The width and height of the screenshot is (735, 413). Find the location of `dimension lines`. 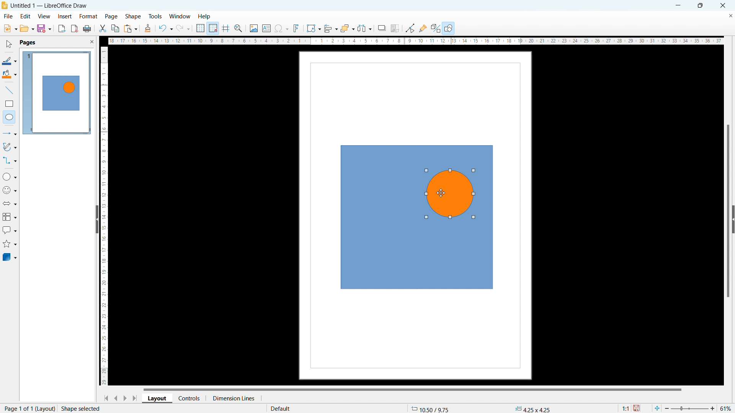

dimension lines is located at coordinates (233, 398).